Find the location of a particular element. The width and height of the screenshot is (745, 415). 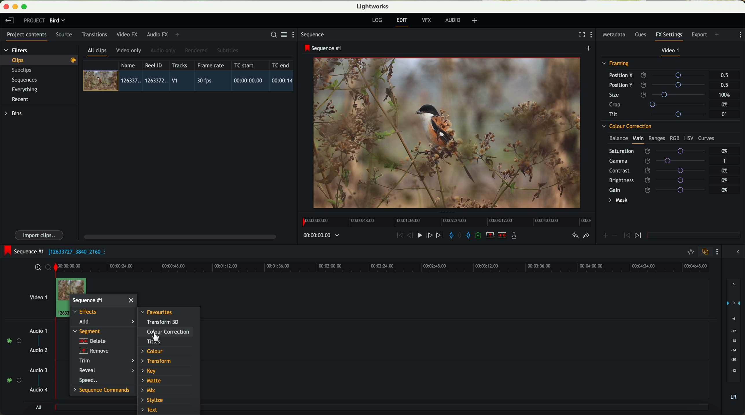

record a voice-over is located at coordinates (516, 236).